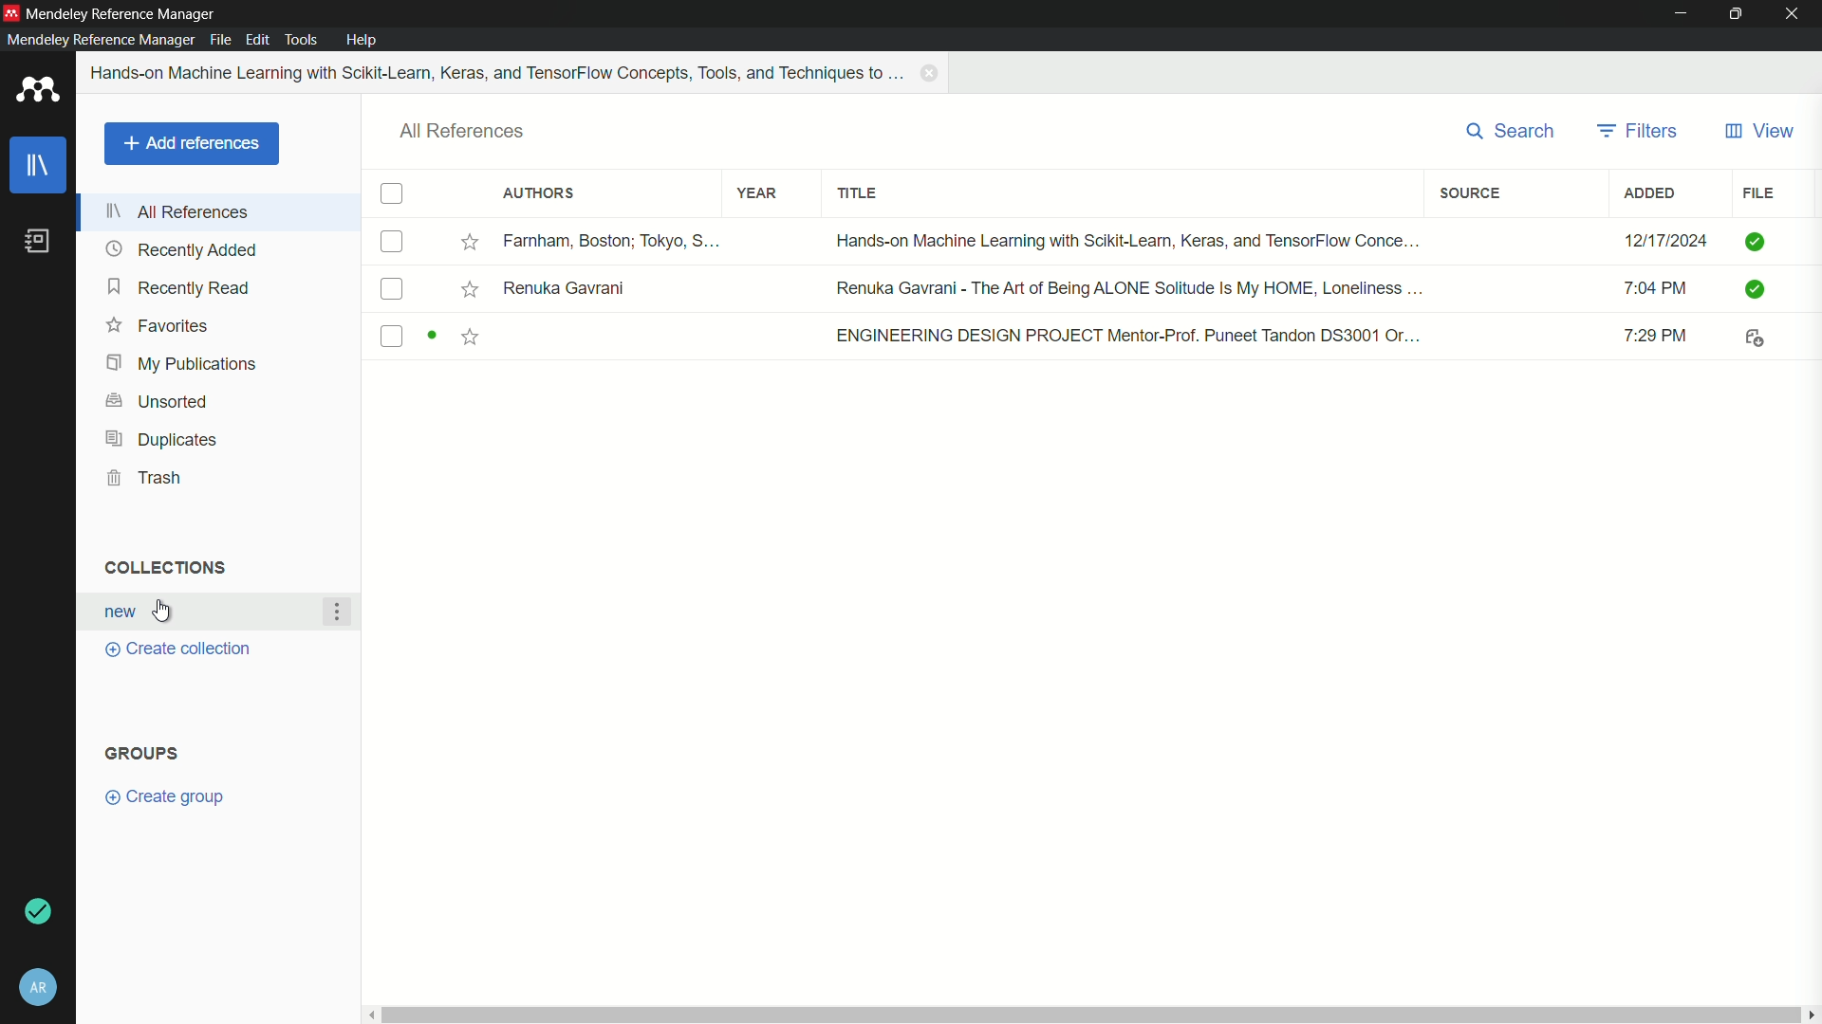 The width and height of the screenshot is (1822, 1024). I want to click on added, so click(1650, 193).